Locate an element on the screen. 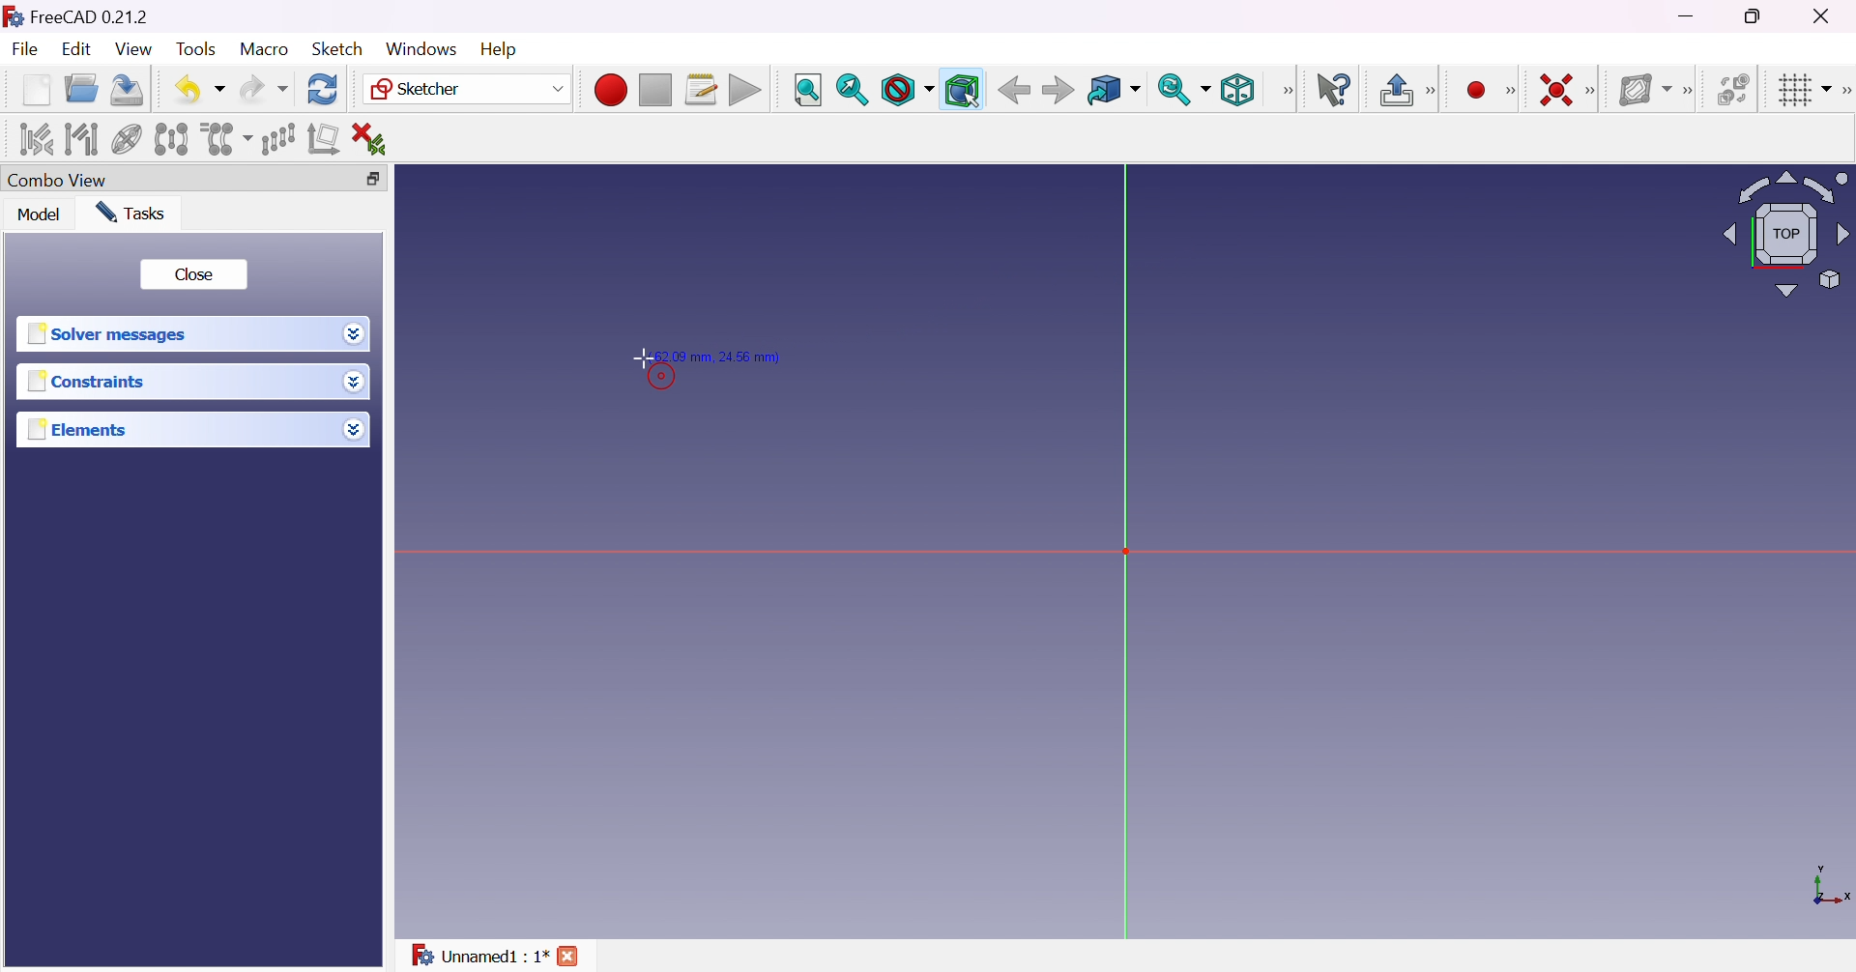  Leave sketch is located at coordinates (1407, 90).